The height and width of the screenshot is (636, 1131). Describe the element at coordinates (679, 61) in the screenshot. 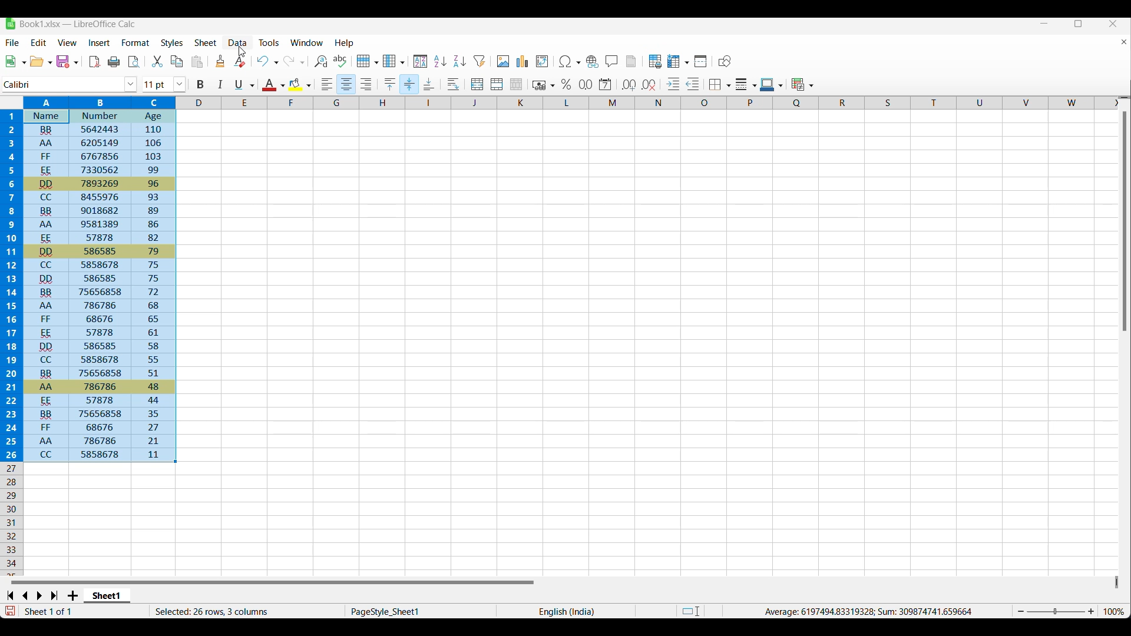

I see `Freeze rows and columns` at that location.